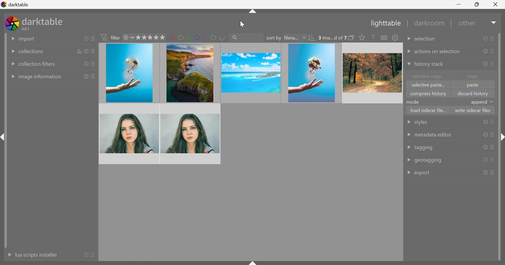  I want to click on click to change the size of overlays on thumbnails, so click(361, 38).